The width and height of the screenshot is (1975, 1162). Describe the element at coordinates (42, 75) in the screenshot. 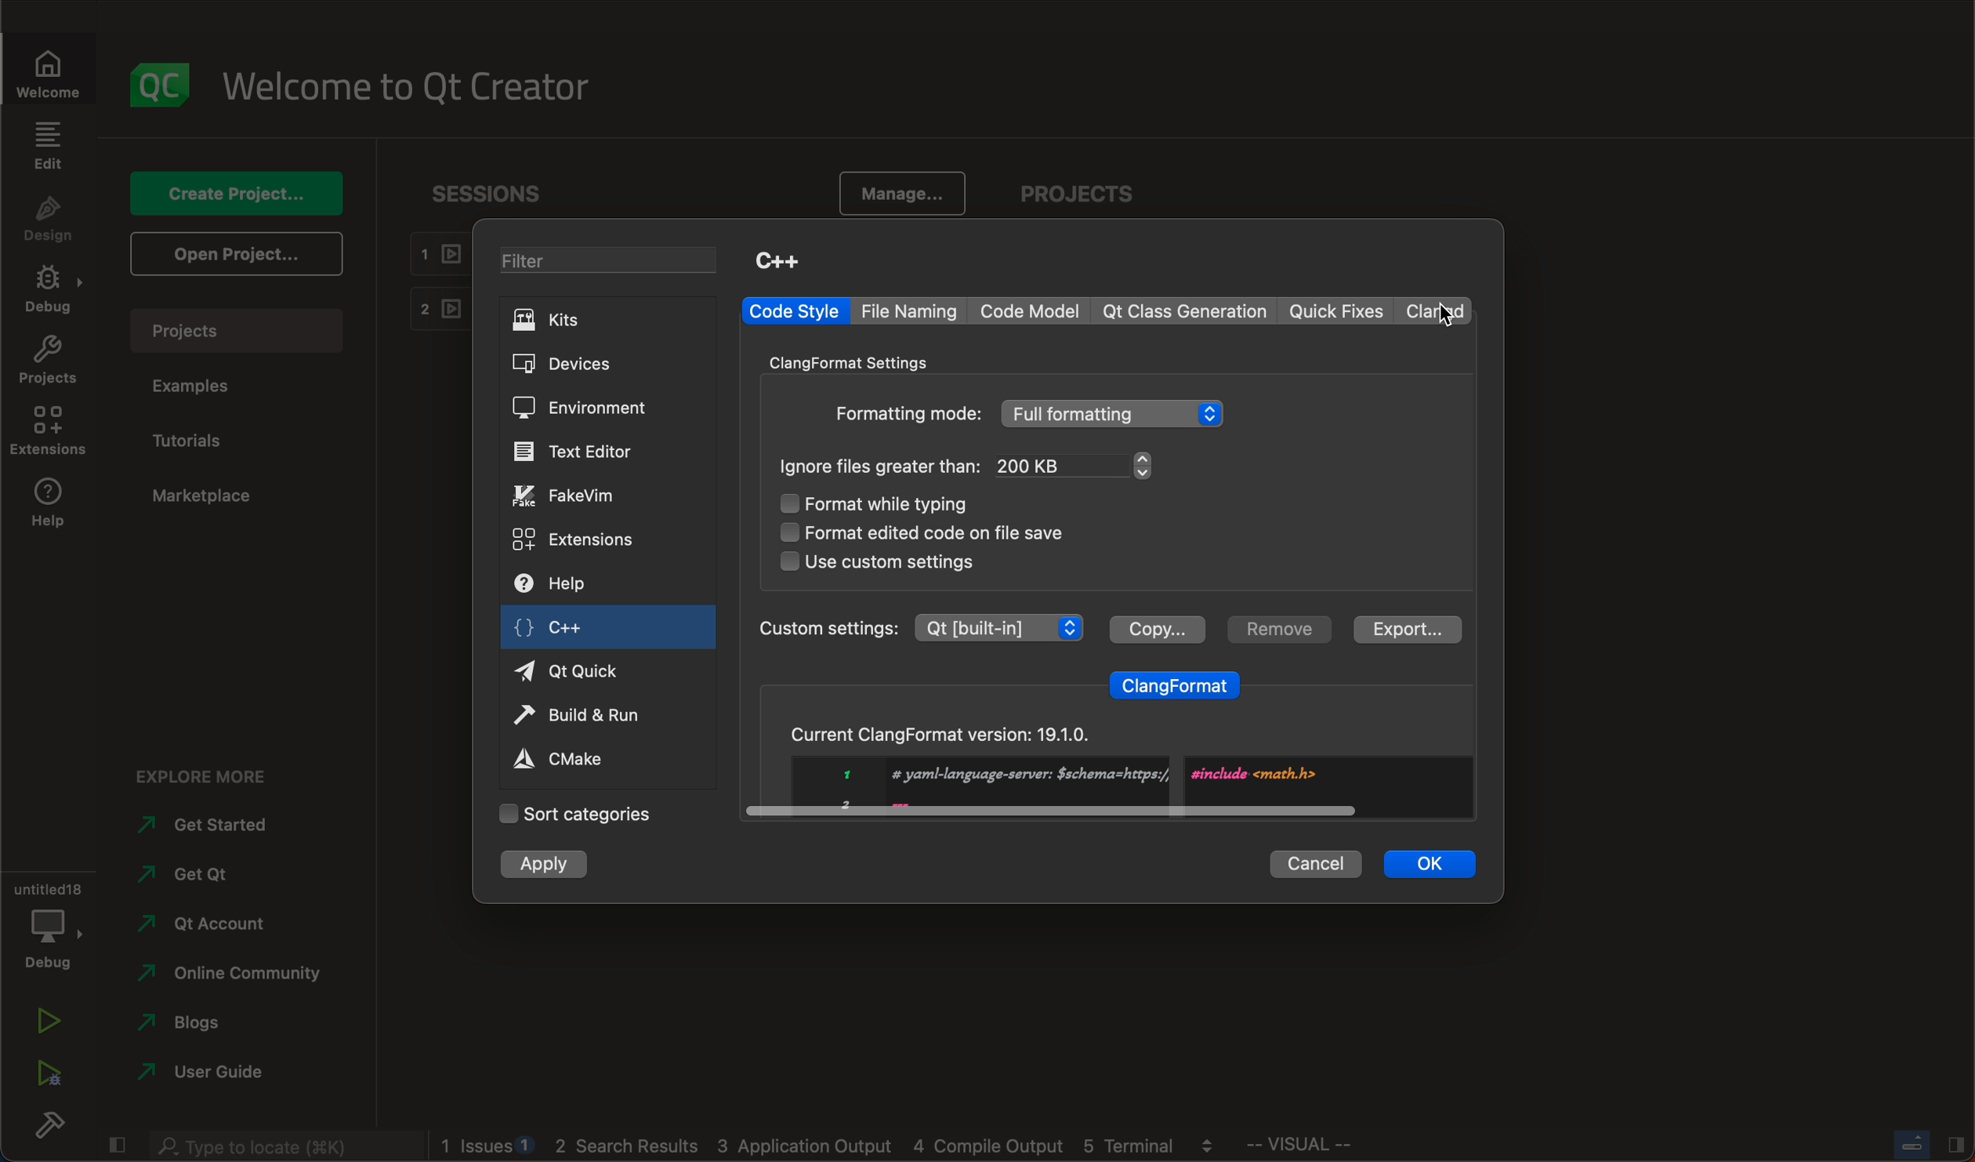

I see `welcome` at that location.